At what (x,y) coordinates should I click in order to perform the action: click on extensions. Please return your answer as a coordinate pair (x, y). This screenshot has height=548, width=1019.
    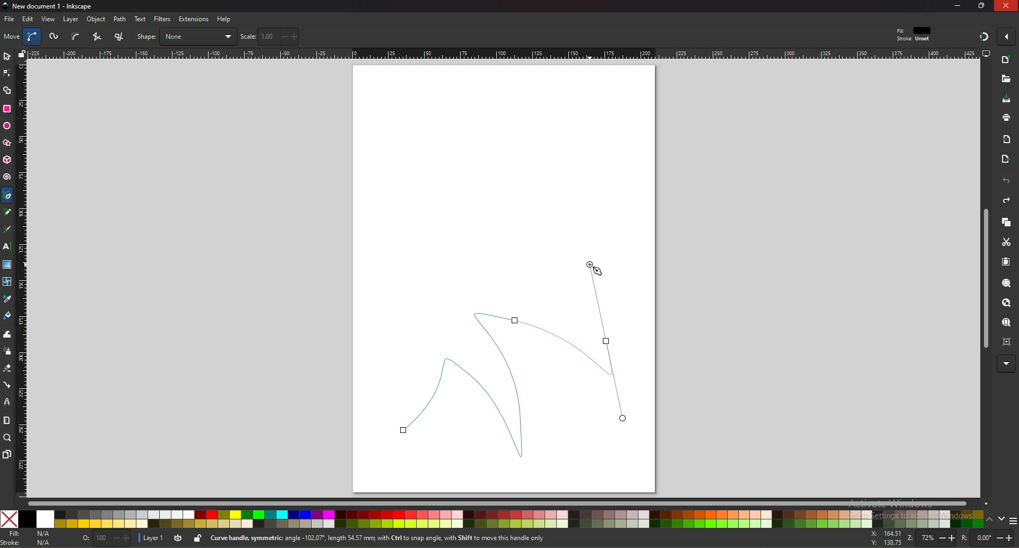
    Looking at the image, I should click on (193, 20).